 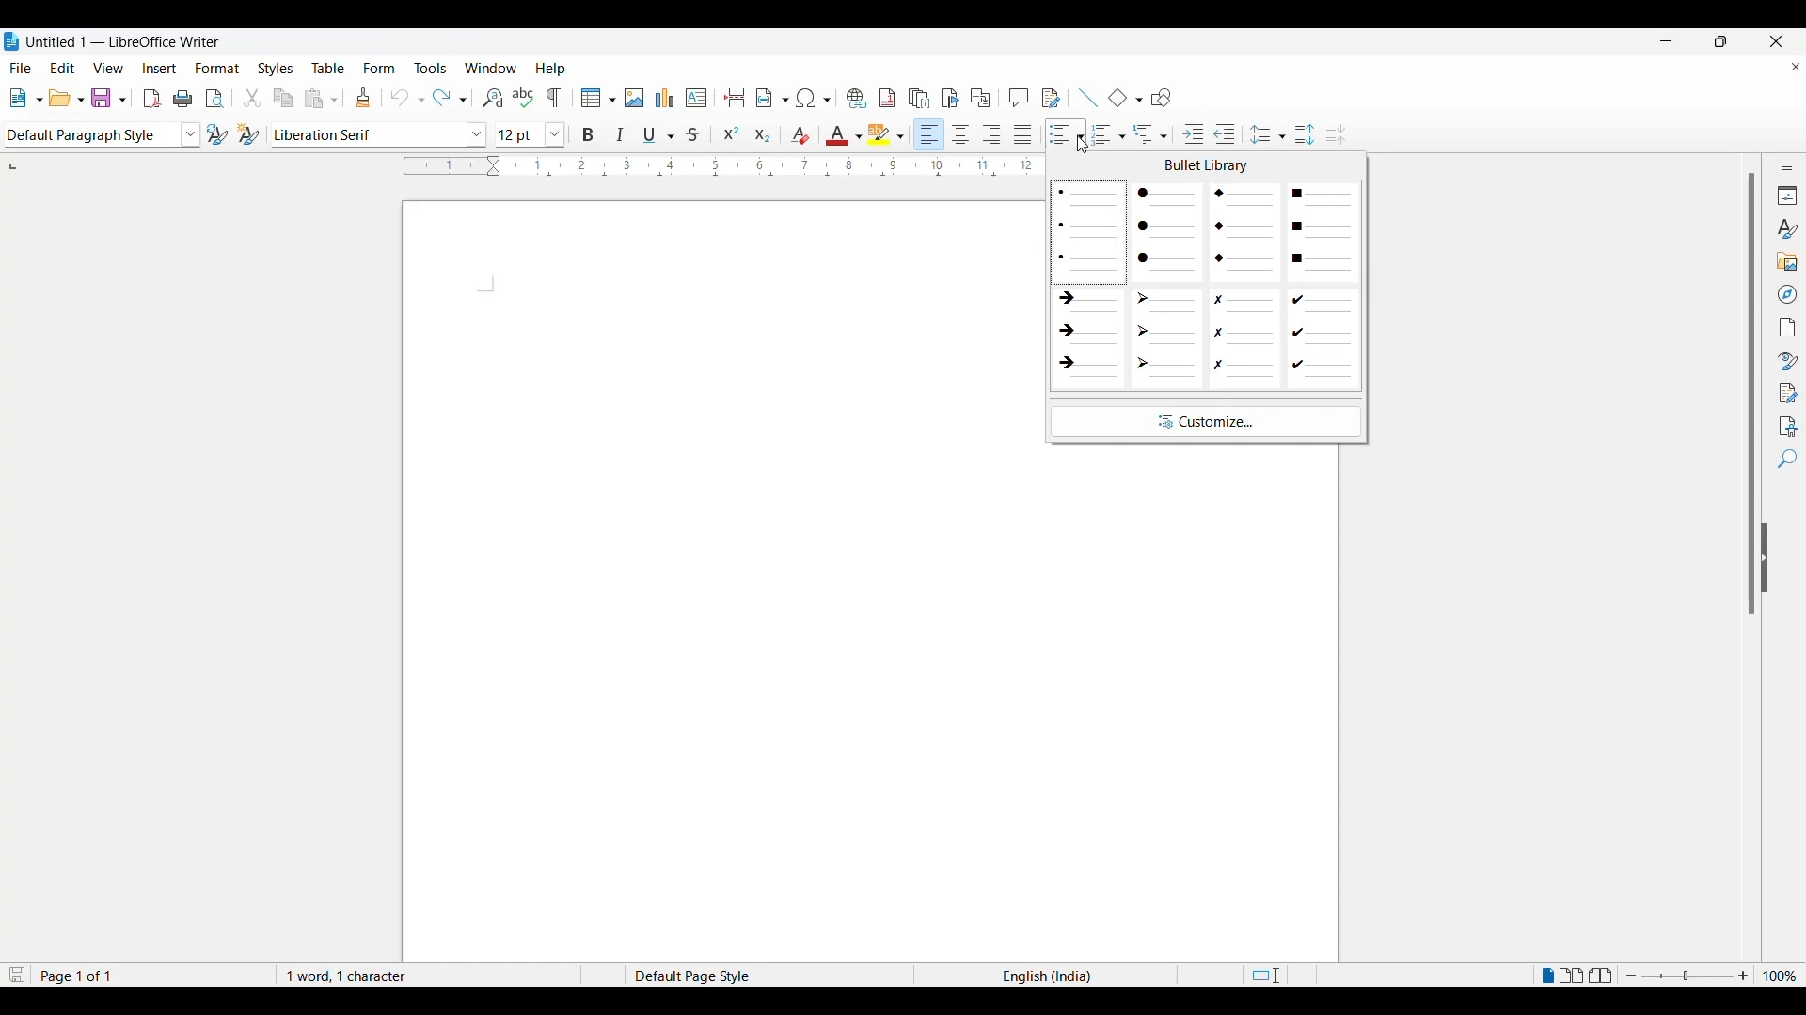 What do you see at coordinates (854, 97) in the screenshot?
I see `insert hyperlink` at bounding box center [854, 97].